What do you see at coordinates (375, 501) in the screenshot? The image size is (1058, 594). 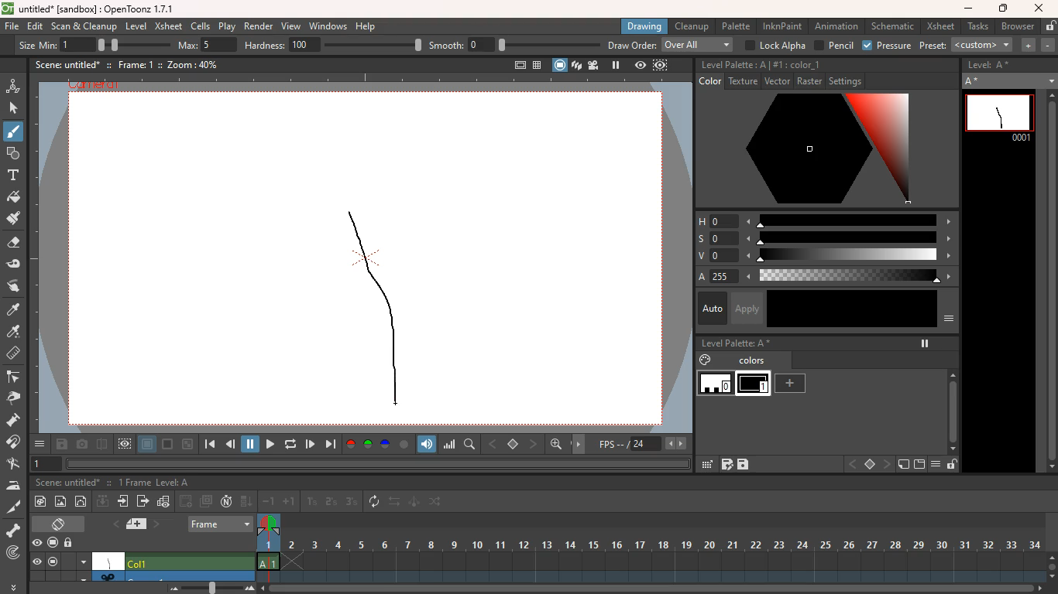 I see `refresh` at bounding box center [375, 501].